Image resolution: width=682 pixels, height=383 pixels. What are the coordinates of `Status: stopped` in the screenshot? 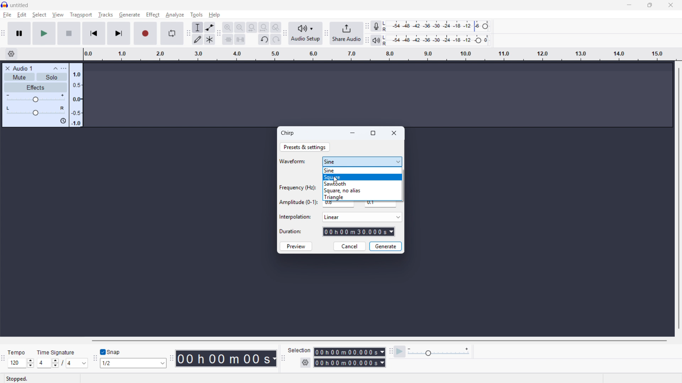 It's located at (18, 378).